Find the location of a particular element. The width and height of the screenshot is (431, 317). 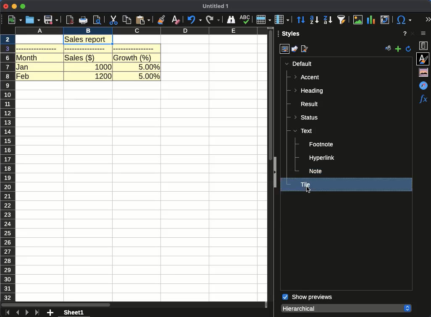

next sheet is located at coordinates (26, 312).